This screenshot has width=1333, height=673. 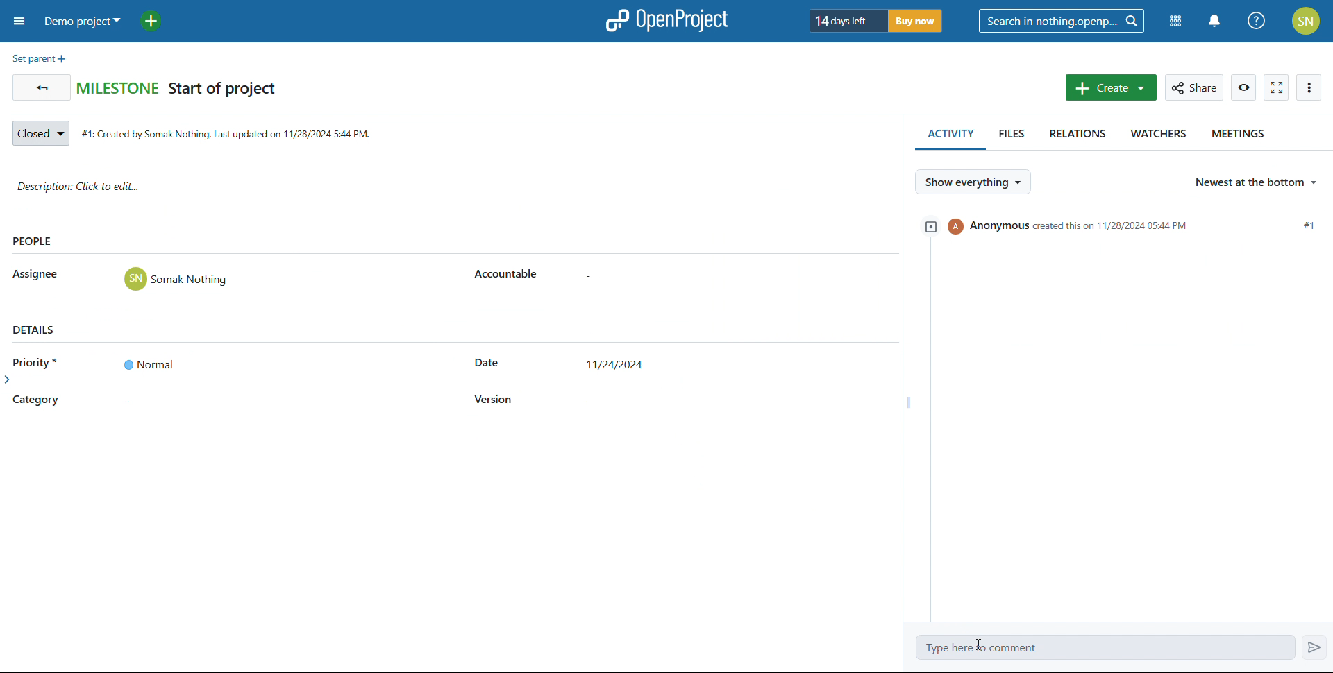 I want to click on activate zen mode, so click(x=1277, y=88).